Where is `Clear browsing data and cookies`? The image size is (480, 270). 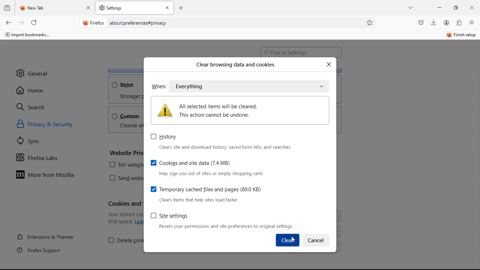 Clear browsing data and cookies is located at coordinates (234, 65).